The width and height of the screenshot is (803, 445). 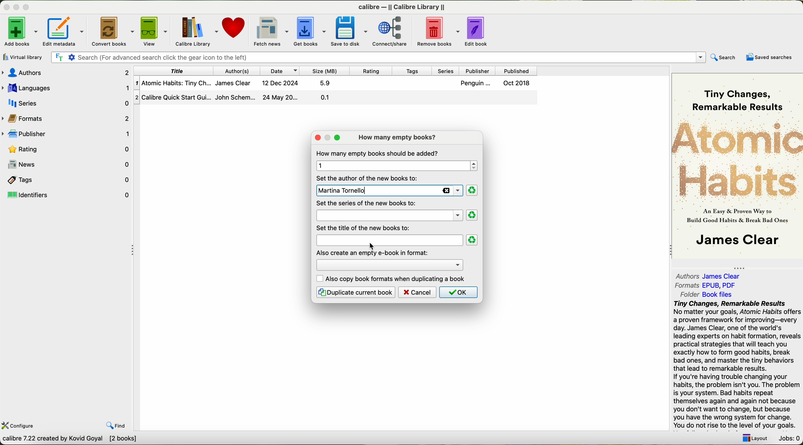 I want to click on 1, so click(x=395, y=166).